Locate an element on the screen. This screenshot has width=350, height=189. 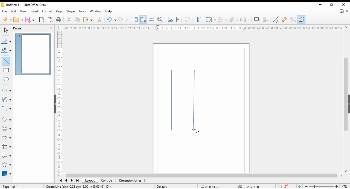
0.00x0.00 is located at coordinates (250, 186).